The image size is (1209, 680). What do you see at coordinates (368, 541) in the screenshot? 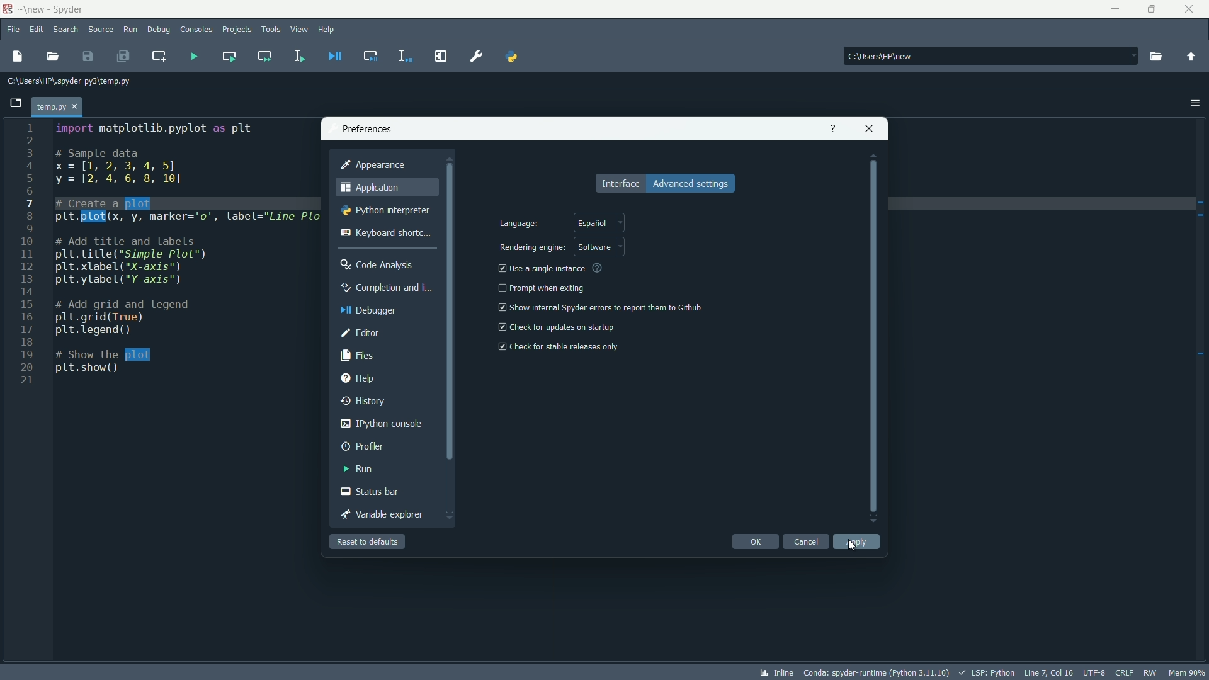
I see `reset to defaults` at bounding box center [368, 541].